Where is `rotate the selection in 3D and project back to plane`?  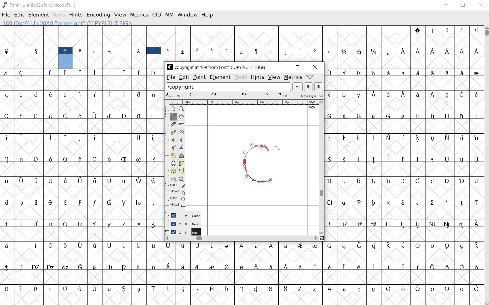 rotate the selection in 3D and project back to plane is located at coordinates (173, 171).